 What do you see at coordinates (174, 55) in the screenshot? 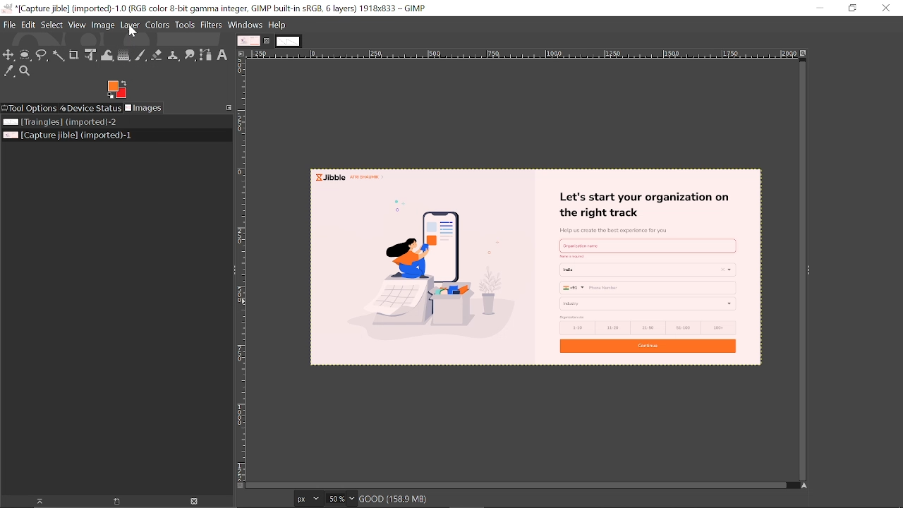
I see `Clone tool` at bounding box center [174, 55].